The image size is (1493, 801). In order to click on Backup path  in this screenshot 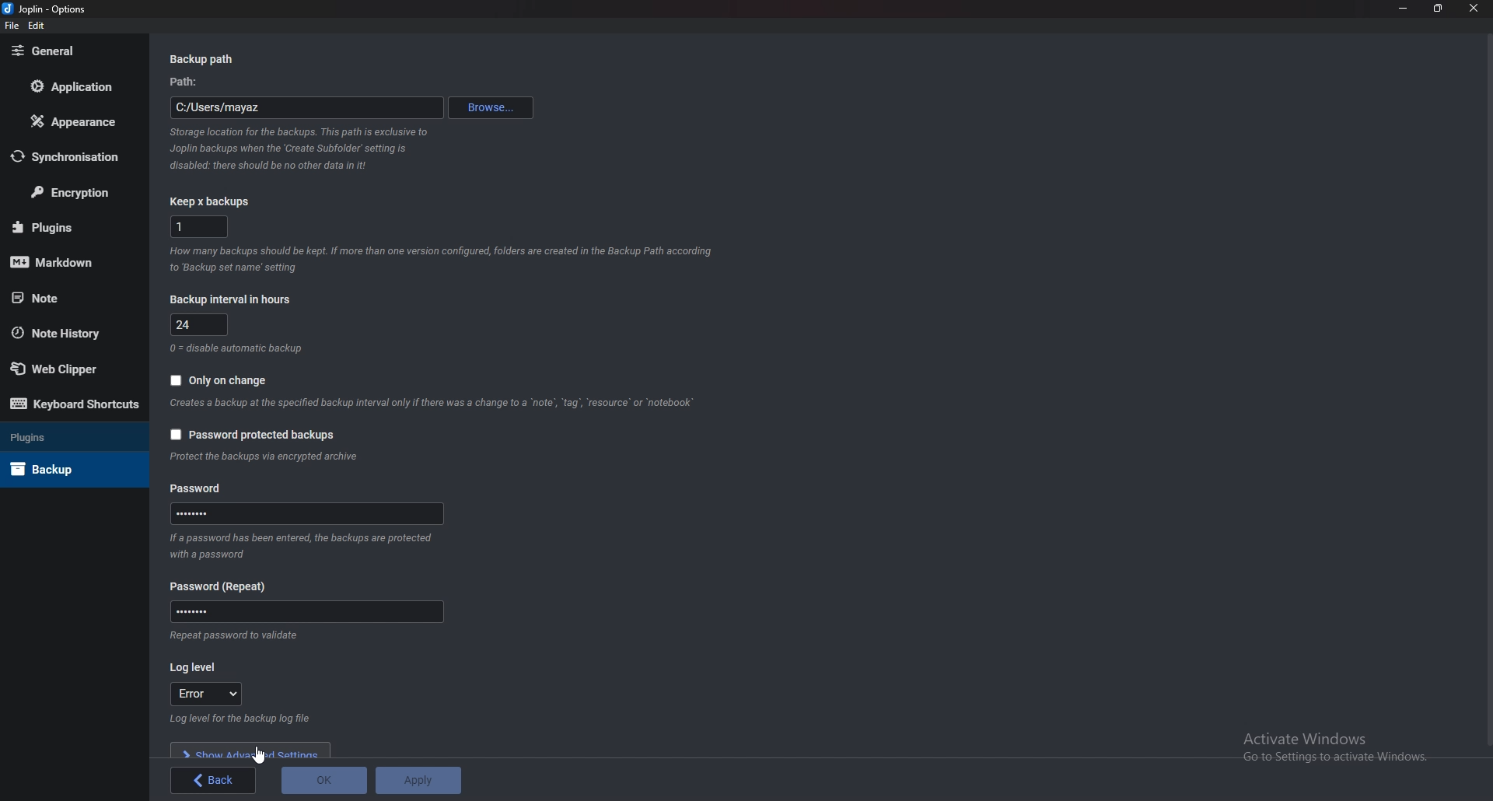, I will do `click(215, 60)`.